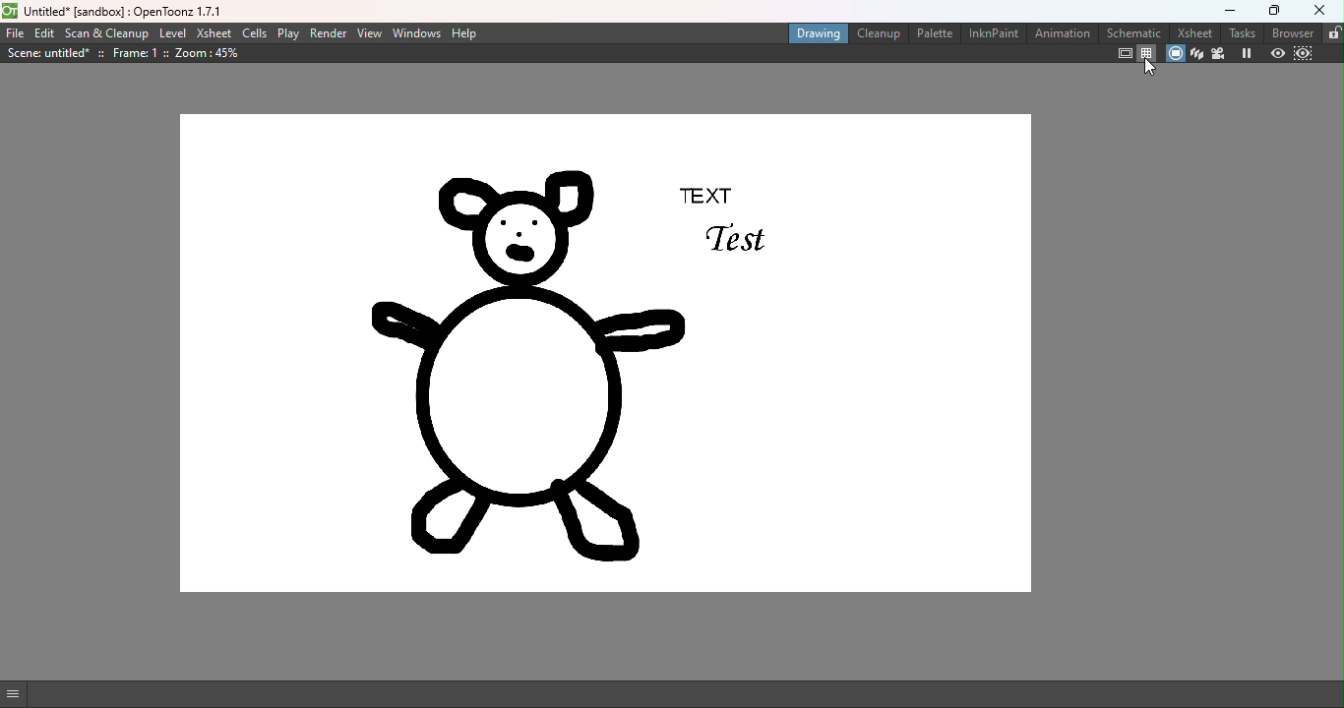  What do you see at coordinates (1194, 32) in the screenshot?
I see `Xsheets` at bounding box center [1194, 32].